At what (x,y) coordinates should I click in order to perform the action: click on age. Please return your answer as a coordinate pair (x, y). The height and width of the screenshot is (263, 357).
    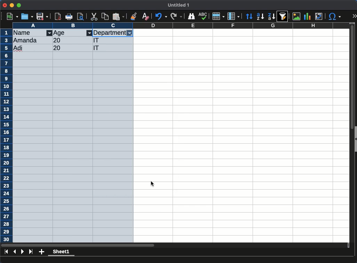
    Looking at the image, I should click on (60, 33).